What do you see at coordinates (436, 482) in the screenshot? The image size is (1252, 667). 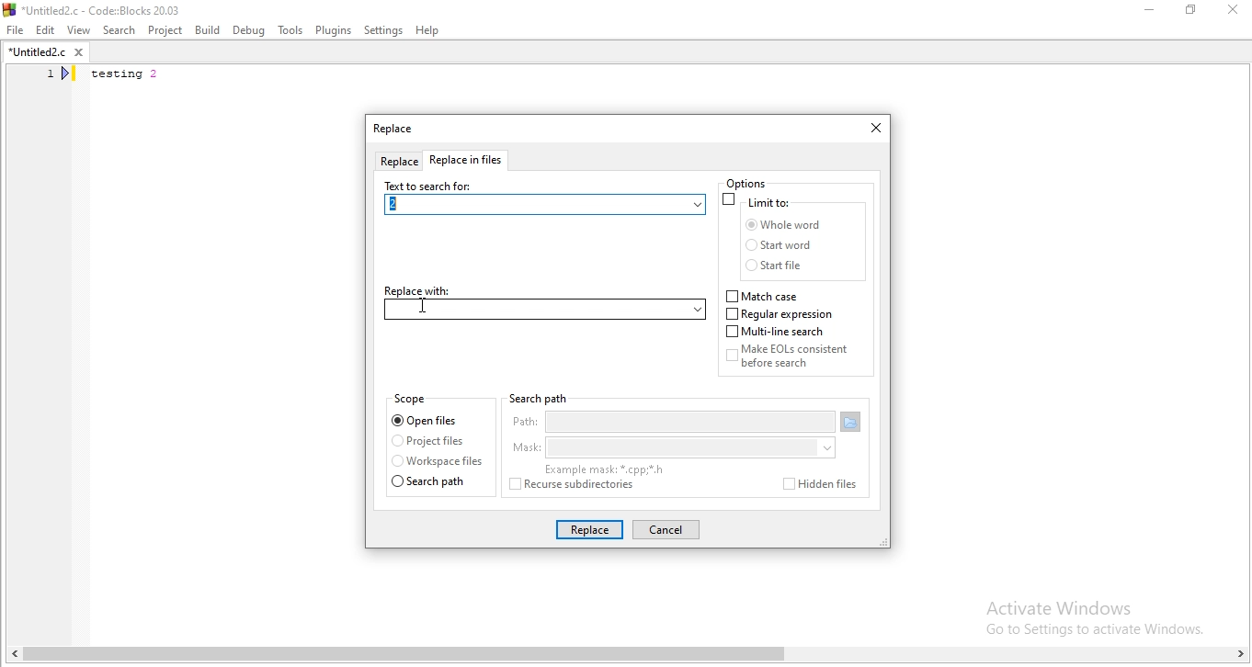 I see `search path` at bounding box center [436, 482].